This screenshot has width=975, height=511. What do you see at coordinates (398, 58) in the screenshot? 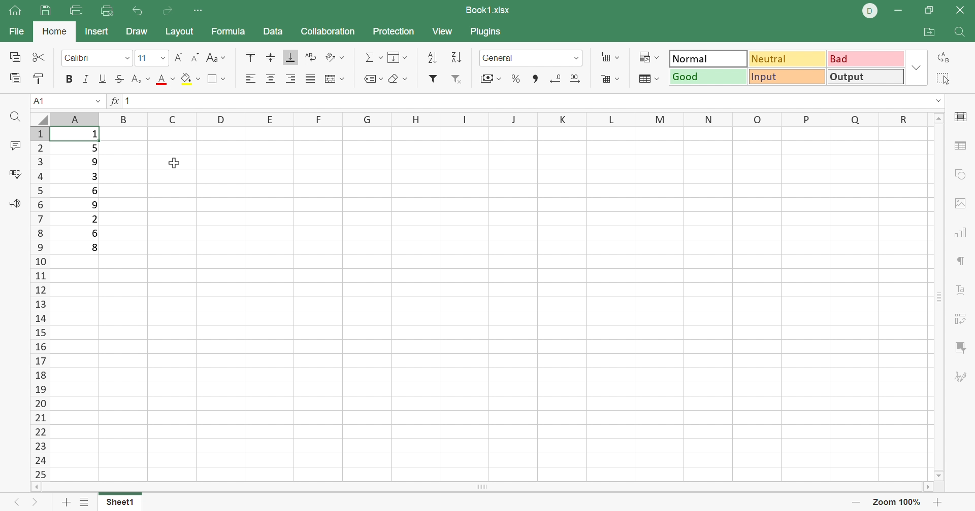
I see `Fill` at bounding box center [398, 58].